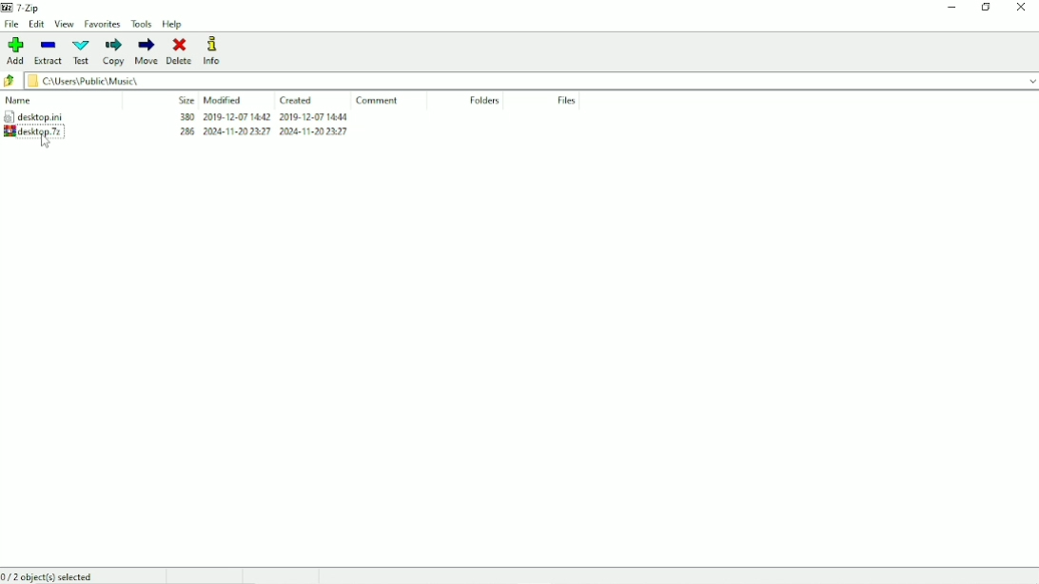 The width and height of the screenshot is (1039, 584). Describe the element at coordinates (49, 51) in the screenshot. I see `Extract` at that location.